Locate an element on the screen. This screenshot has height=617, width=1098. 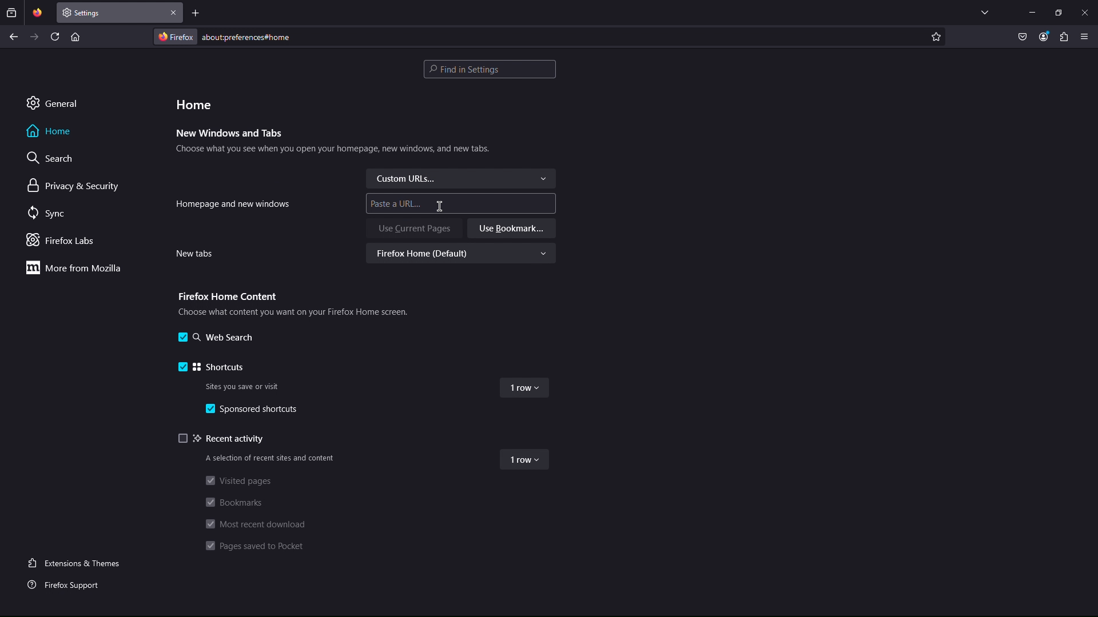
Pinned Tab is located at coordinates (37, 13).